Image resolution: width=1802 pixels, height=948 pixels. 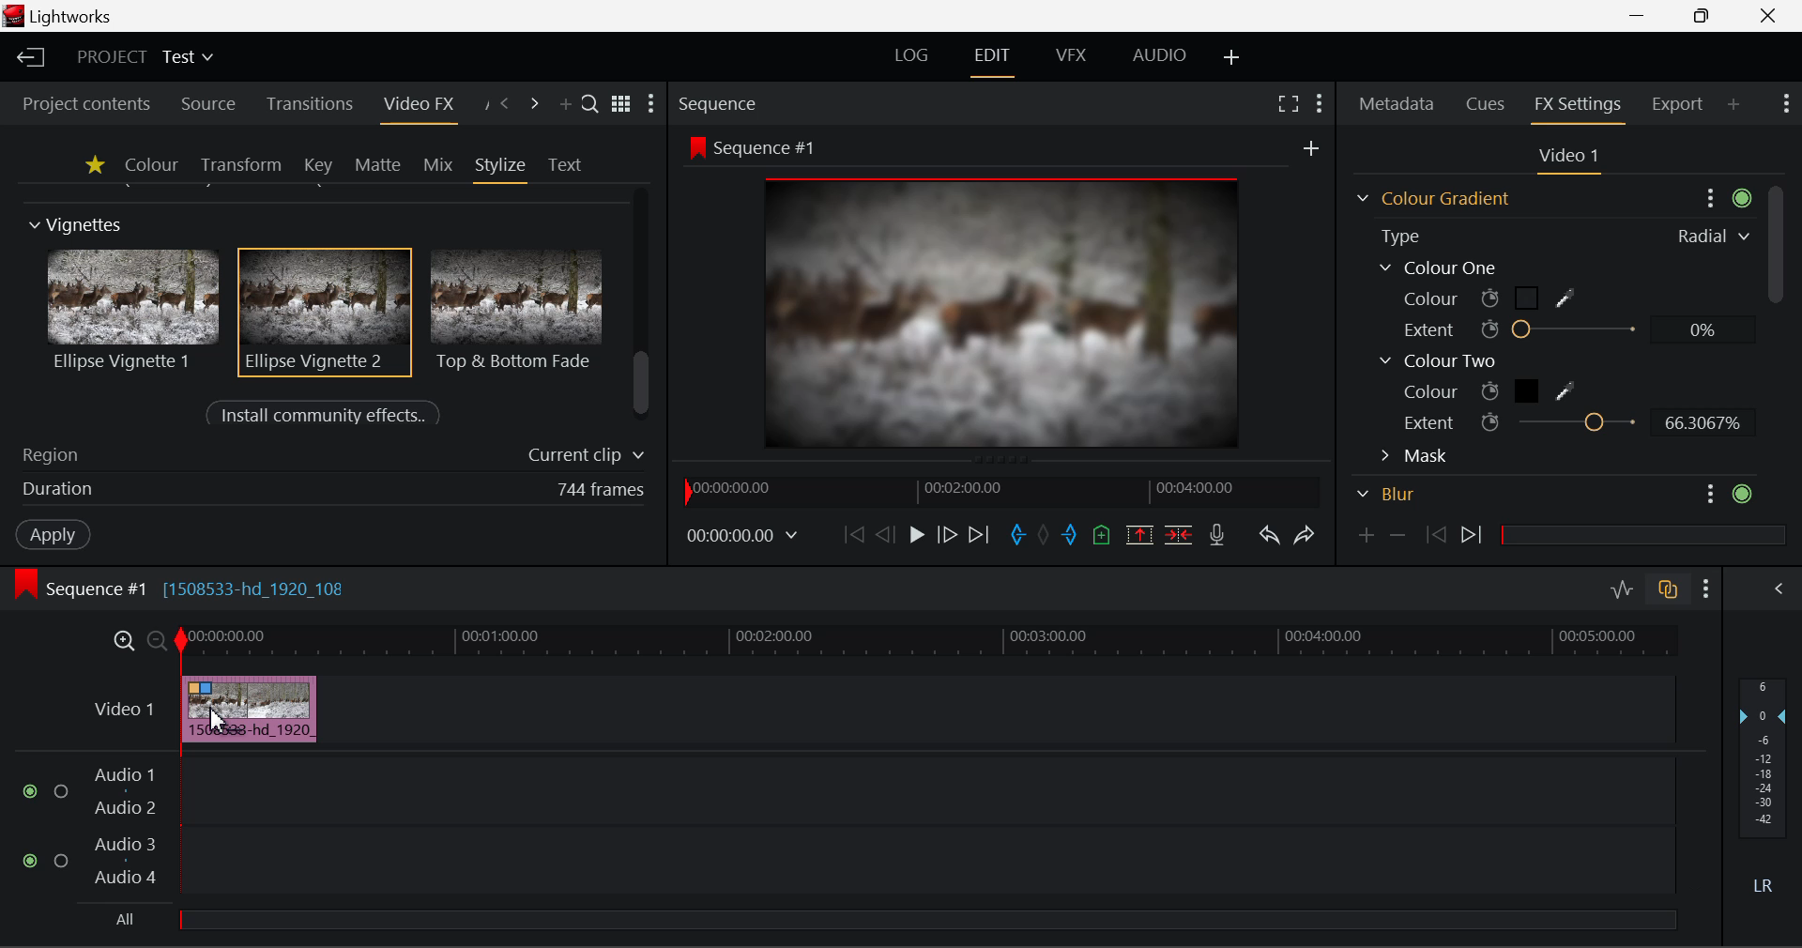 I want to click on Vignettes Section, so click(x=77, y=225).